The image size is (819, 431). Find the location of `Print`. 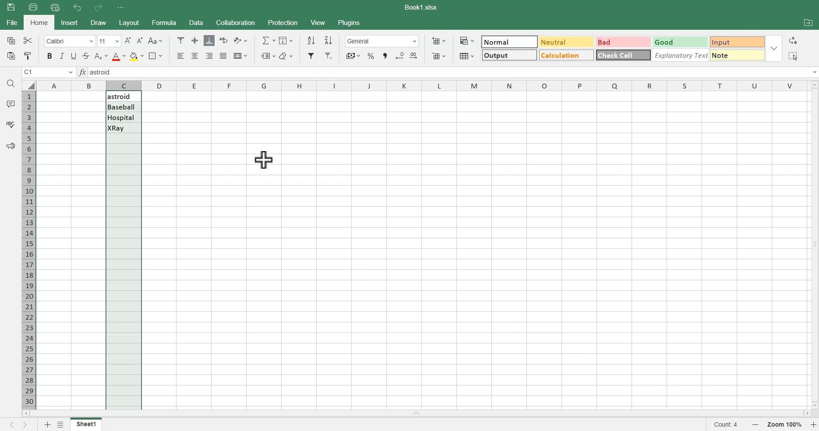

Print is located at coordinates (33, 7).